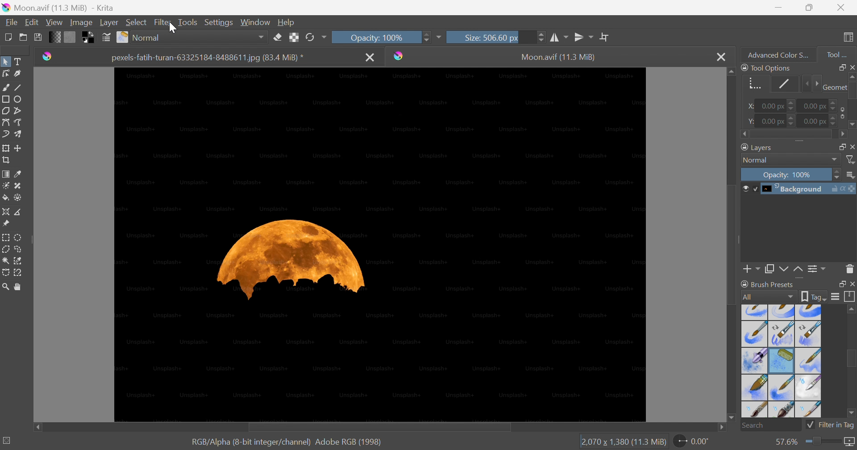 This screenshot has width=857, height=450. What do you see at coordinates (401, 56) in the screenshot?
I see `Krita icon` at bounding box center [401, 56].